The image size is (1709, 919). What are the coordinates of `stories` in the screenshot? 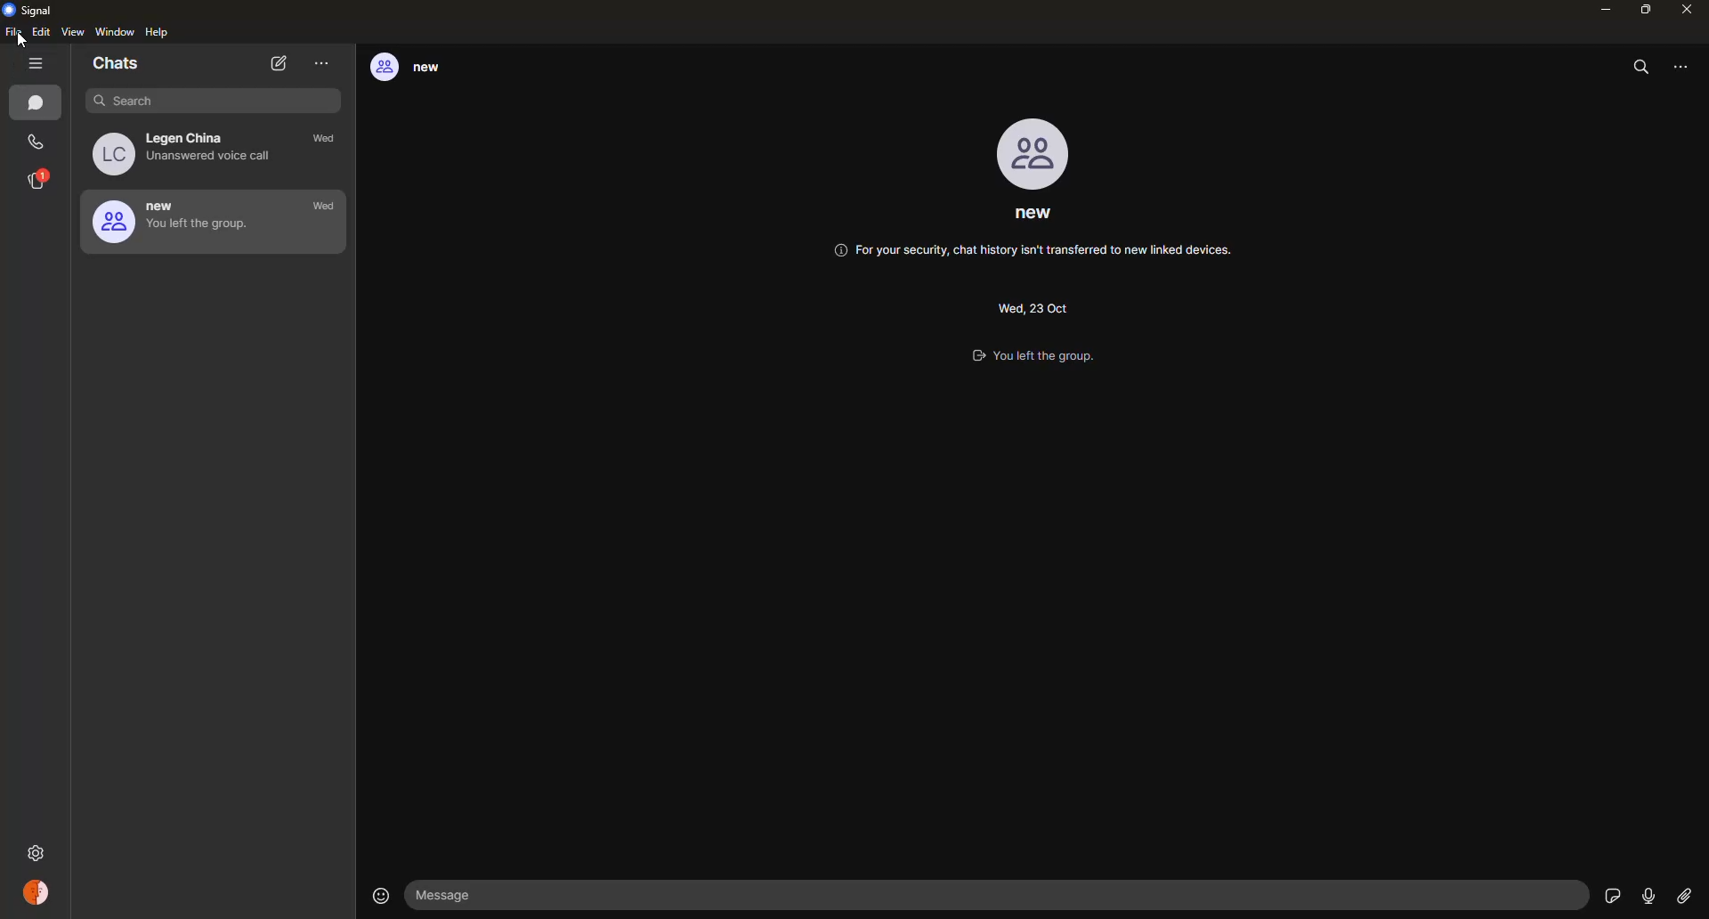 It's located at (39, 180).